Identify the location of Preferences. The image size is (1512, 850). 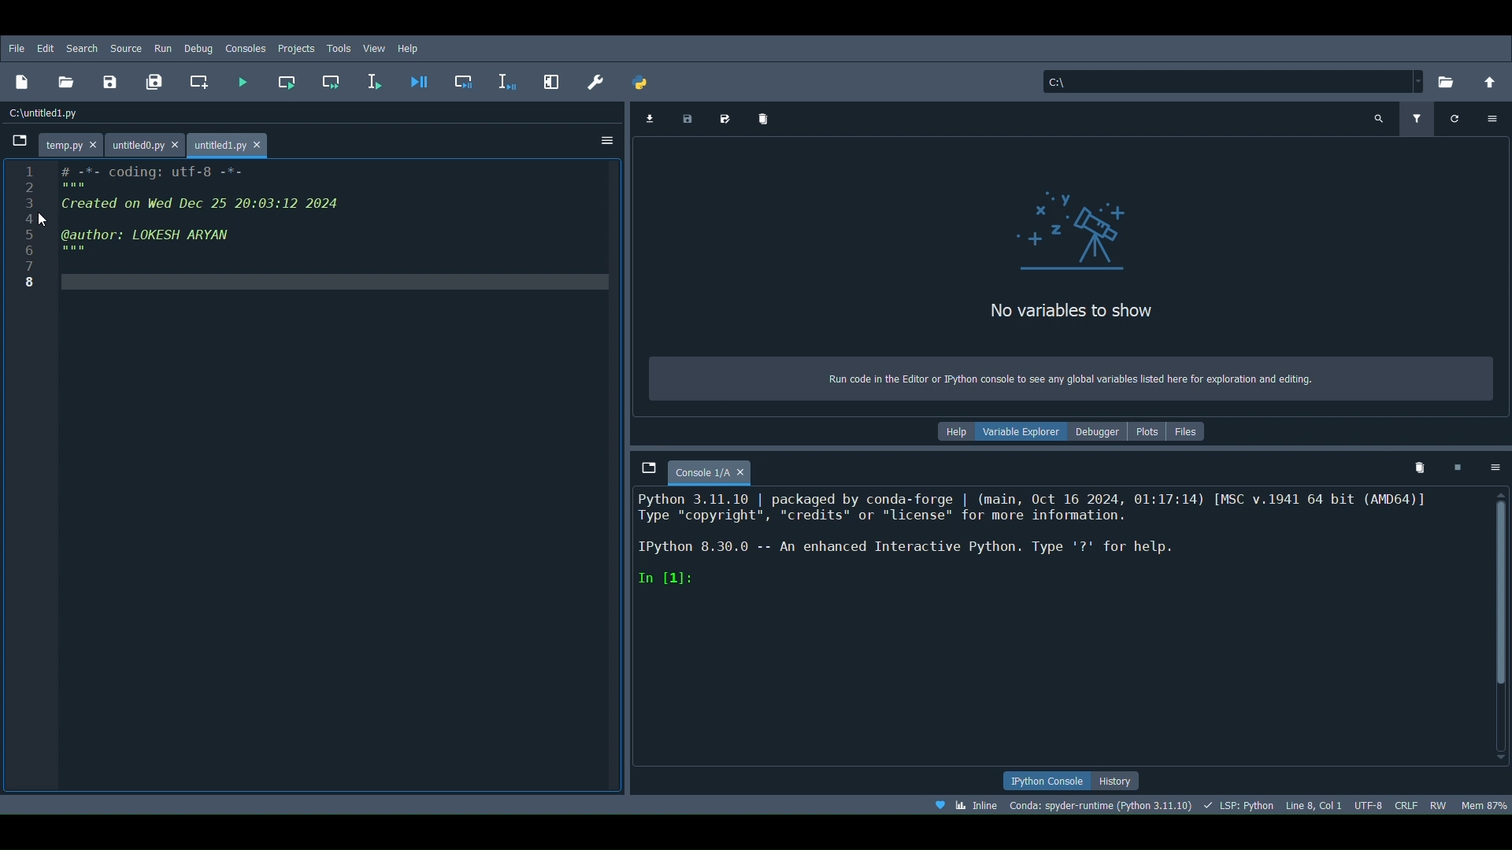
(596, 79).